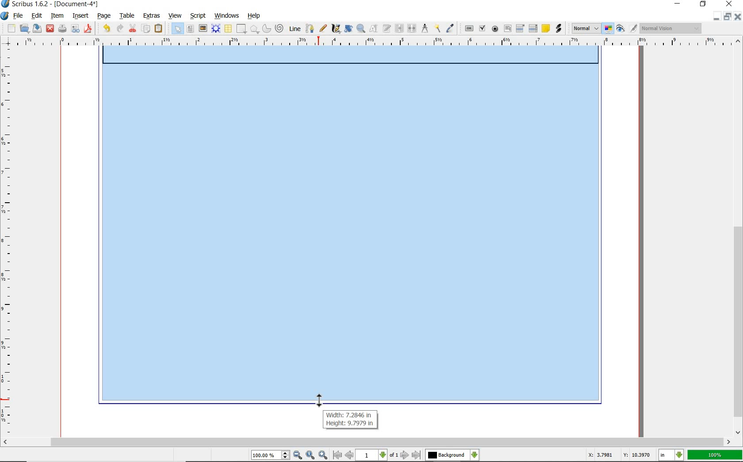  I want to click on go to first page, so click(338, 455).